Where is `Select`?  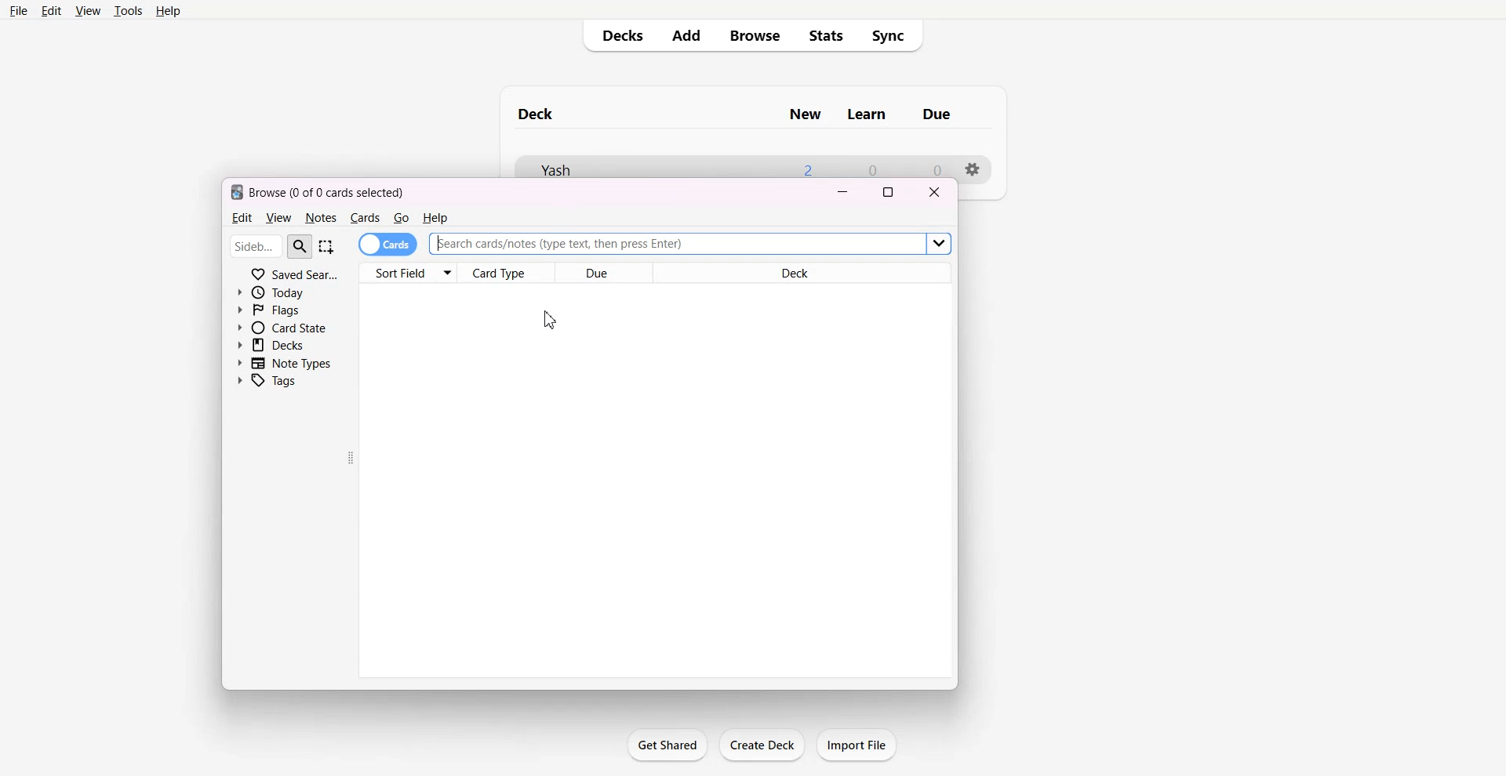
Select is located at coordinates (332, 248).